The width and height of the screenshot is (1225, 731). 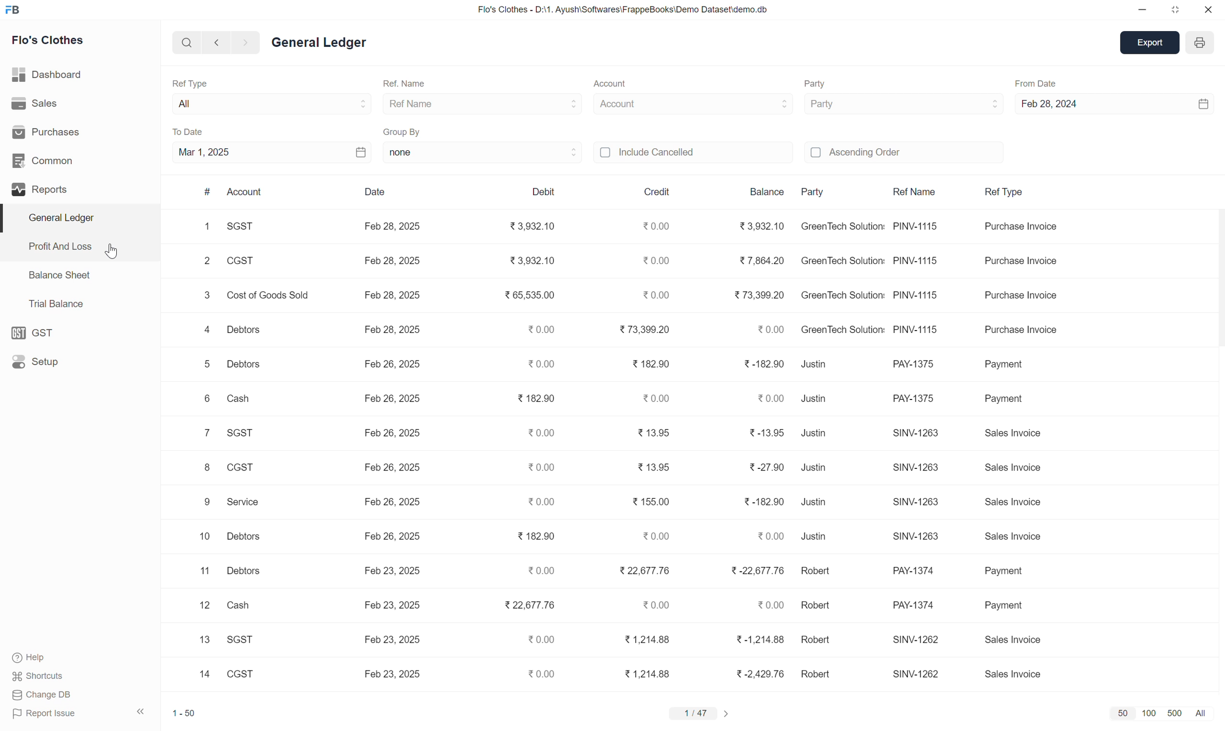 I want to click on ₹0.00, so click(x=662, y=604).